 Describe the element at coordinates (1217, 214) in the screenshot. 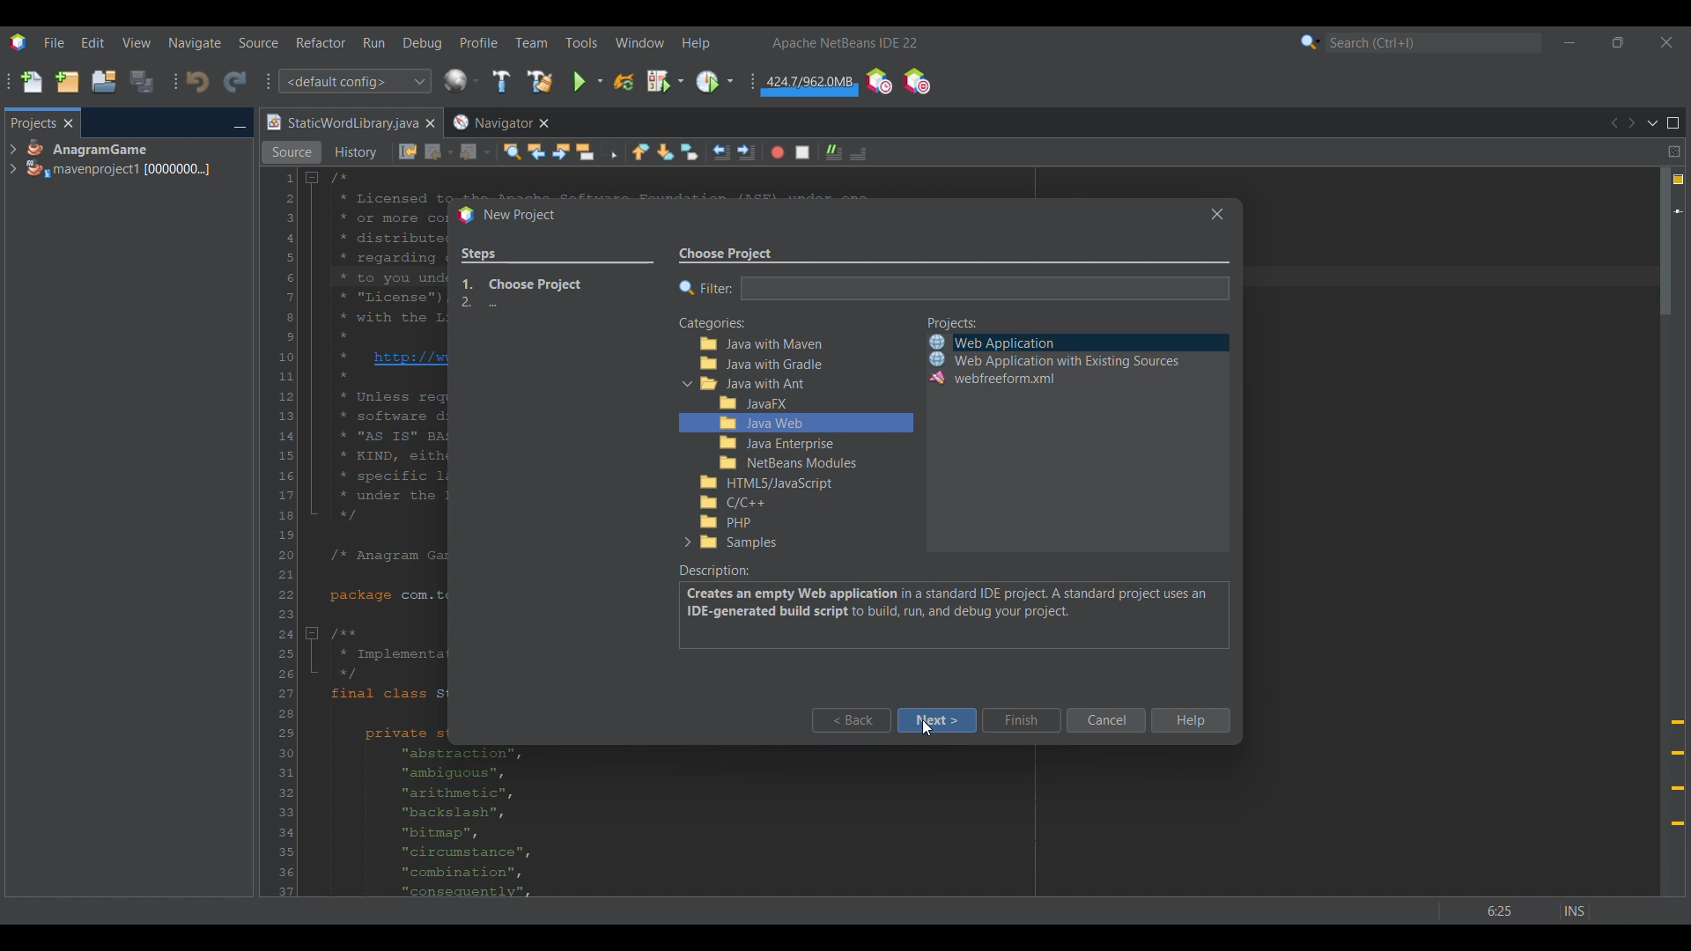

I see `Close window` at that location.